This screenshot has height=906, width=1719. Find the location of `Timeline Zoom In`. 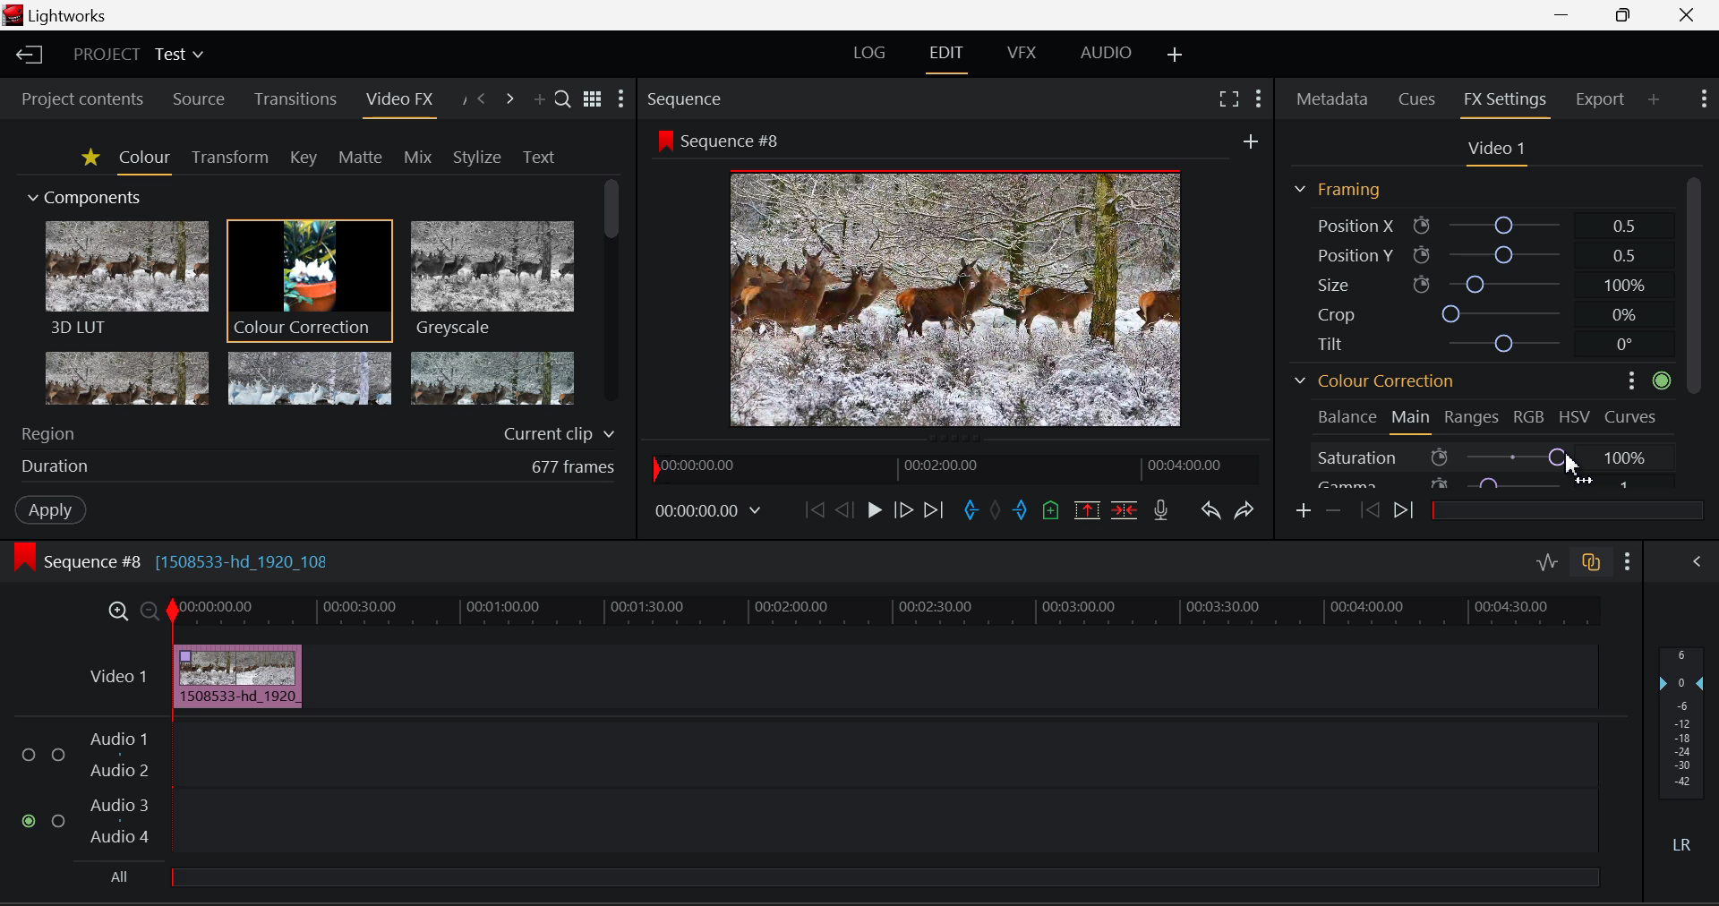

Timeline Zoom In is located at coordinates (117, 613).